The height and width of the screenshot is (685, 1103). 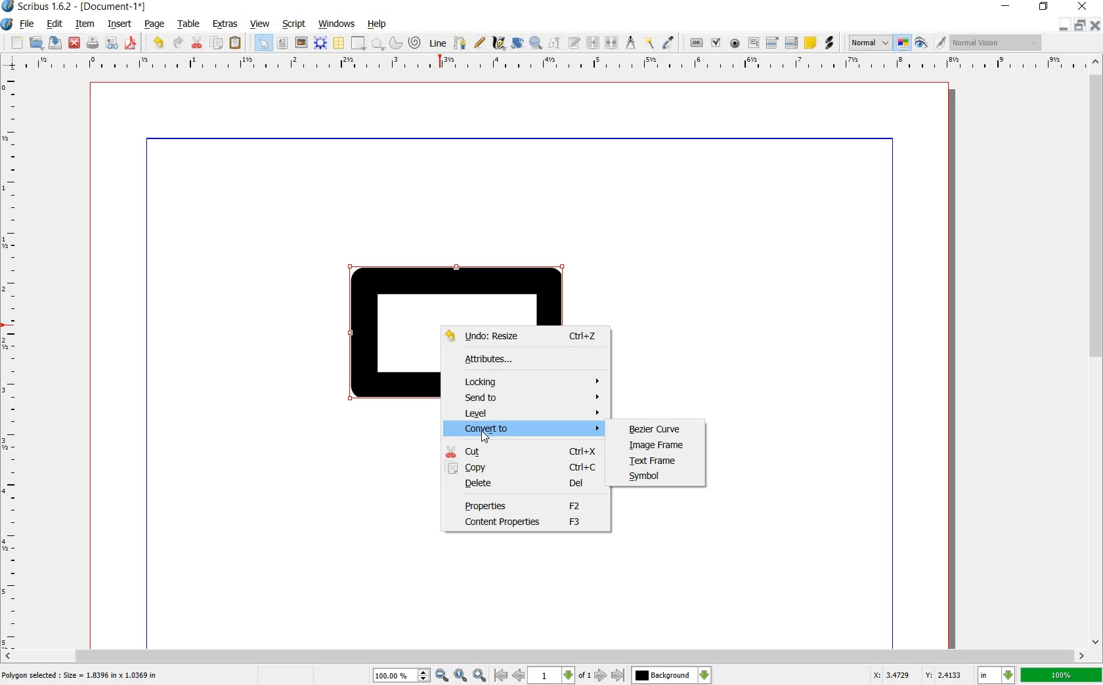 What do you see at coordinates (16, 43) in the screenshot?
I see `new` at bounding box center [16, 43].